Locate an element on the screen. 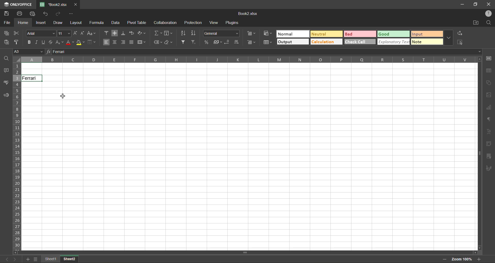  increment size is located at coordinates (76, 33).